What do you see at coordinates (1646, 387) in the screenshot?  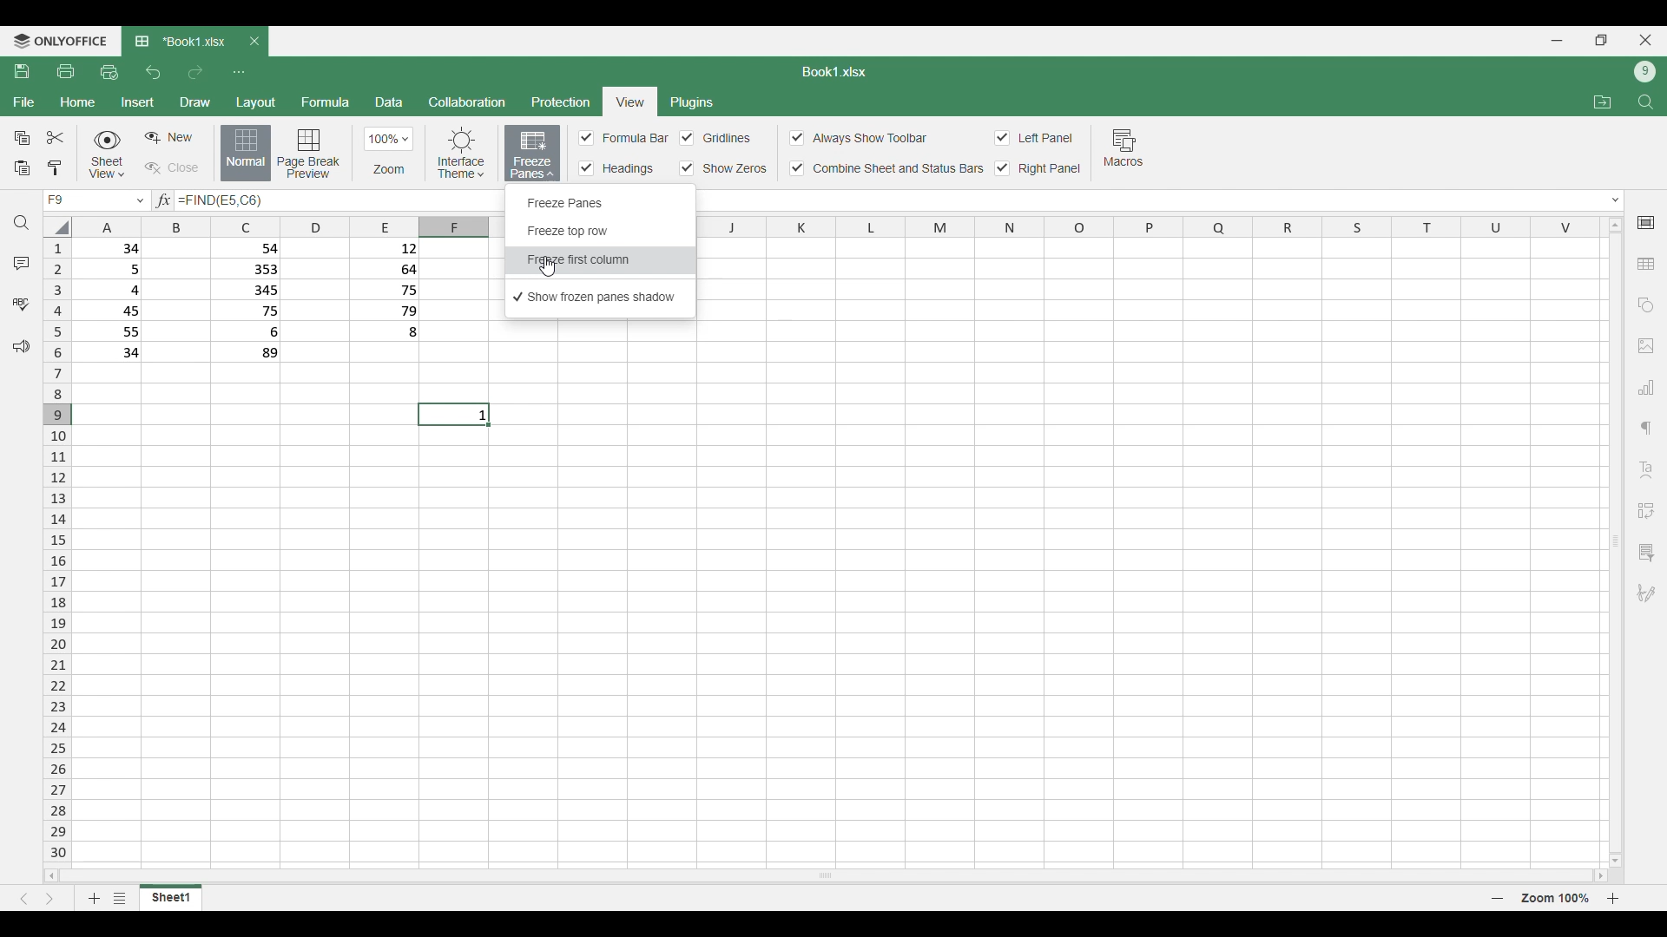 I see `Add chart` at bounding box center [1646, 387].